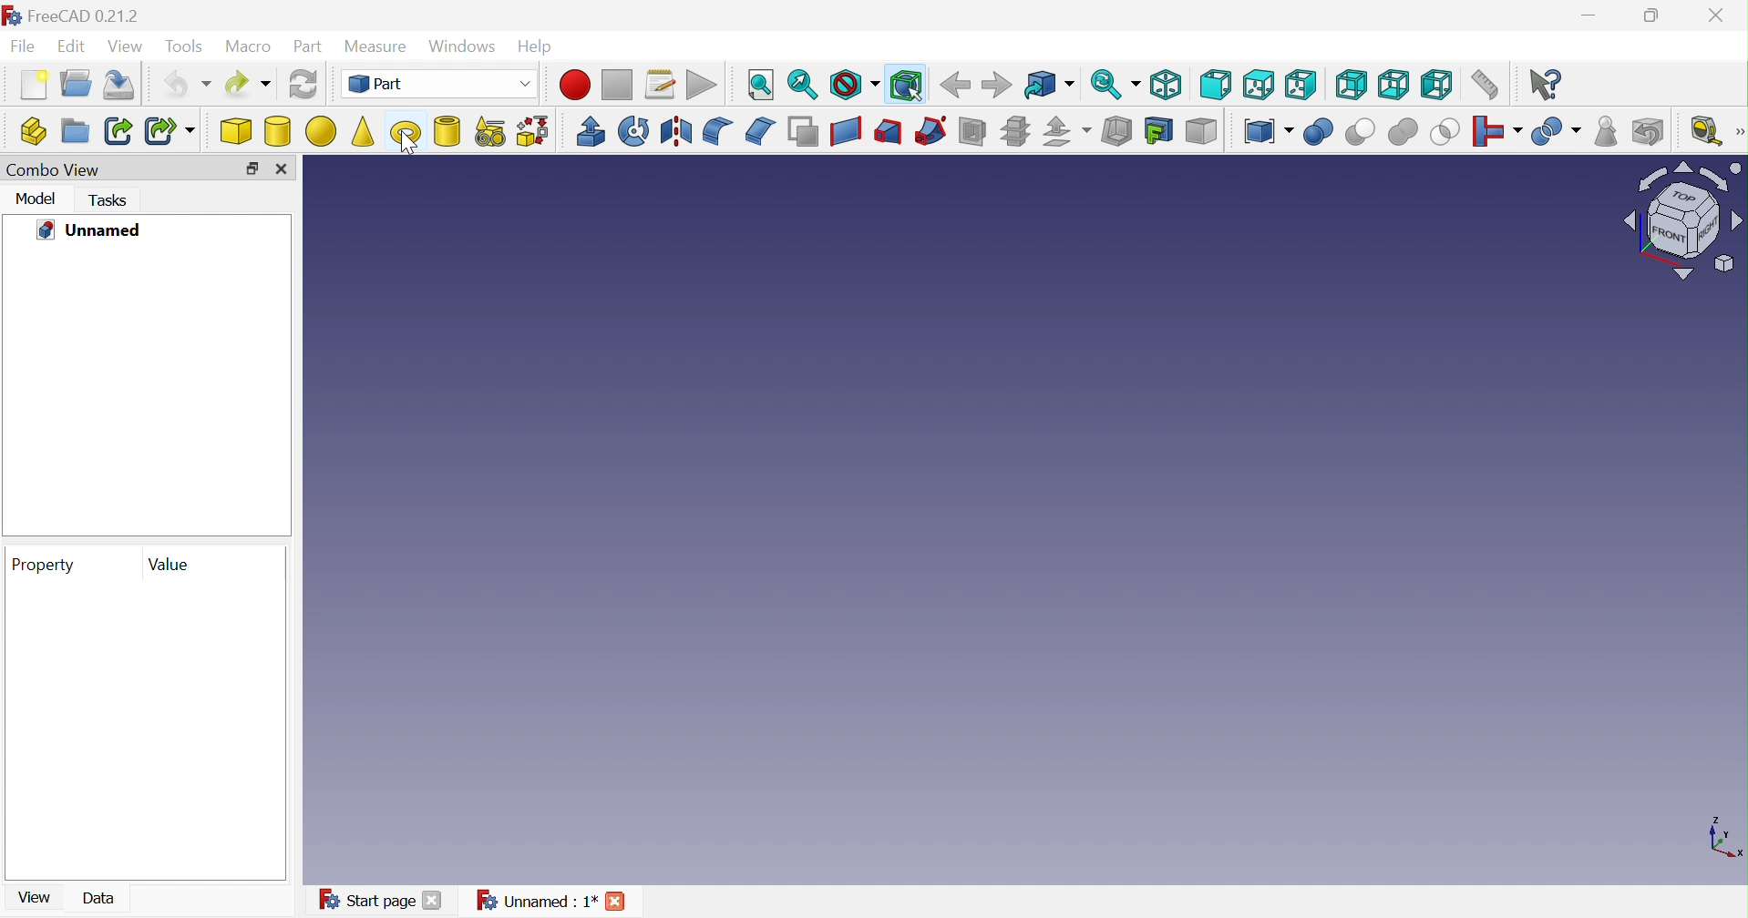  What do you see at coordinates (931, 129) in the screenshot?
I see `Sweep` at bounding box center [931, 129].